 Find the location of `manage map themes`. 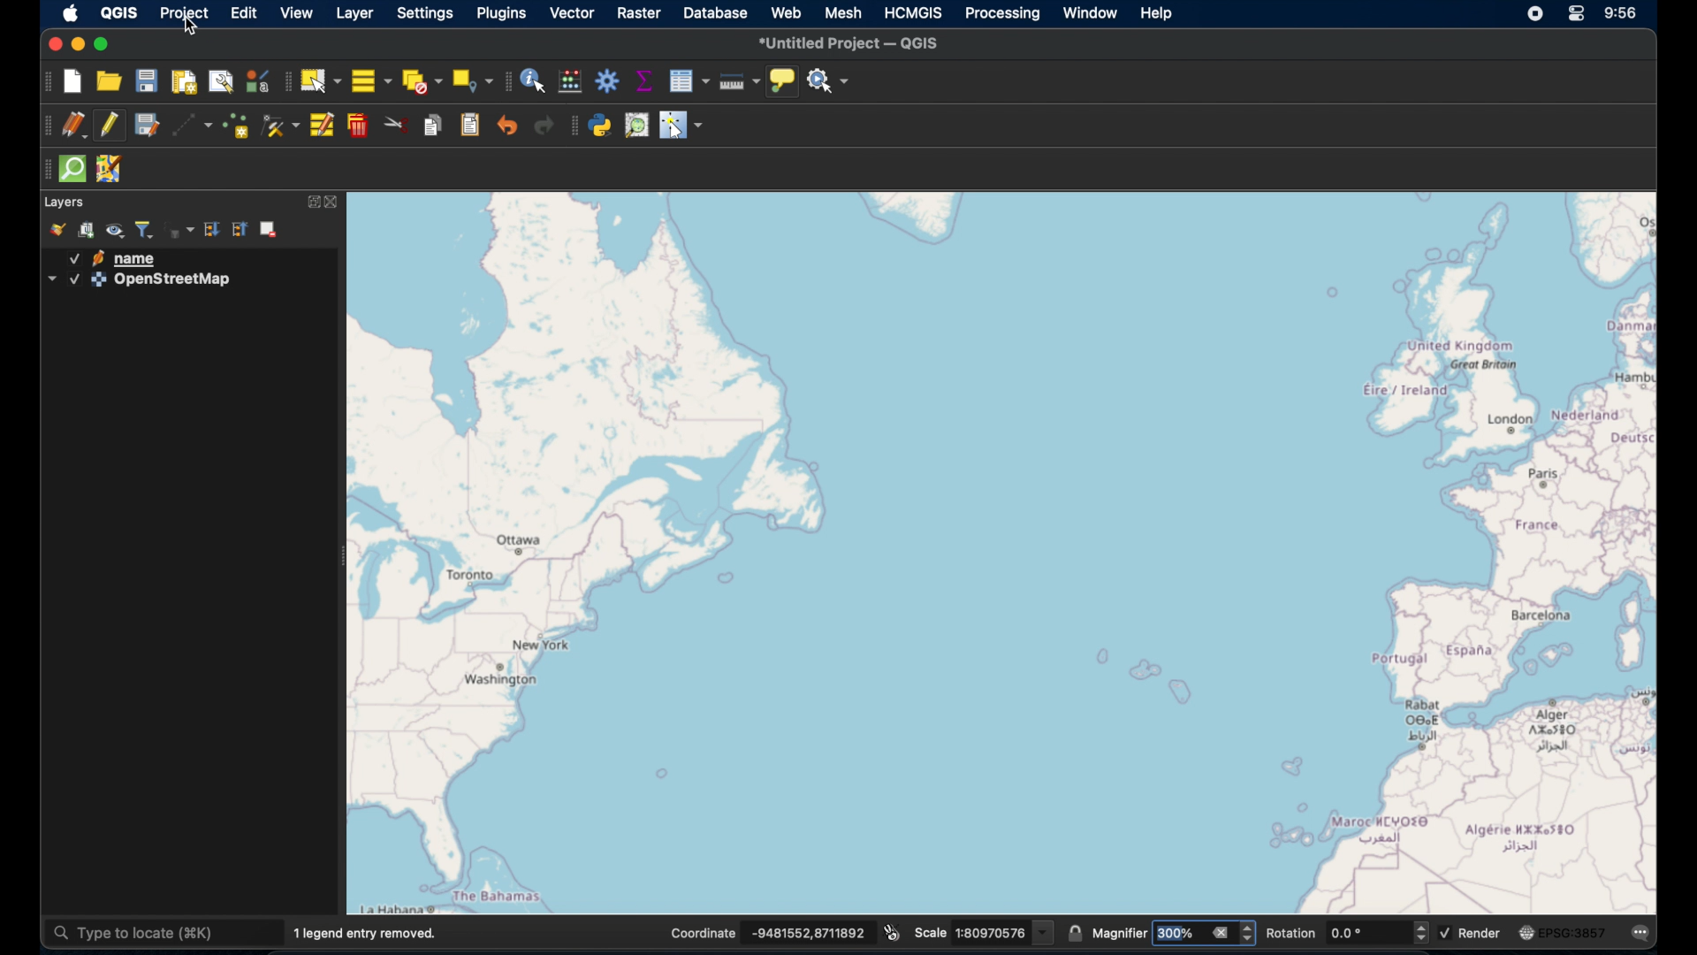

manage map themes is located at coordinates (116, 231).